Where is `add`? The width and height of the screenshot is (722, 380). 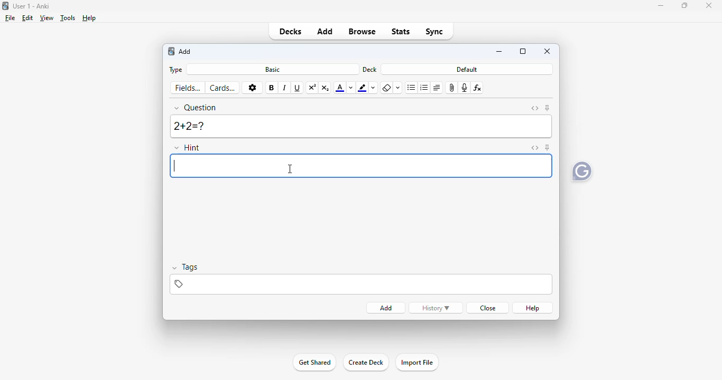
add is located at coordinates (387, 308).